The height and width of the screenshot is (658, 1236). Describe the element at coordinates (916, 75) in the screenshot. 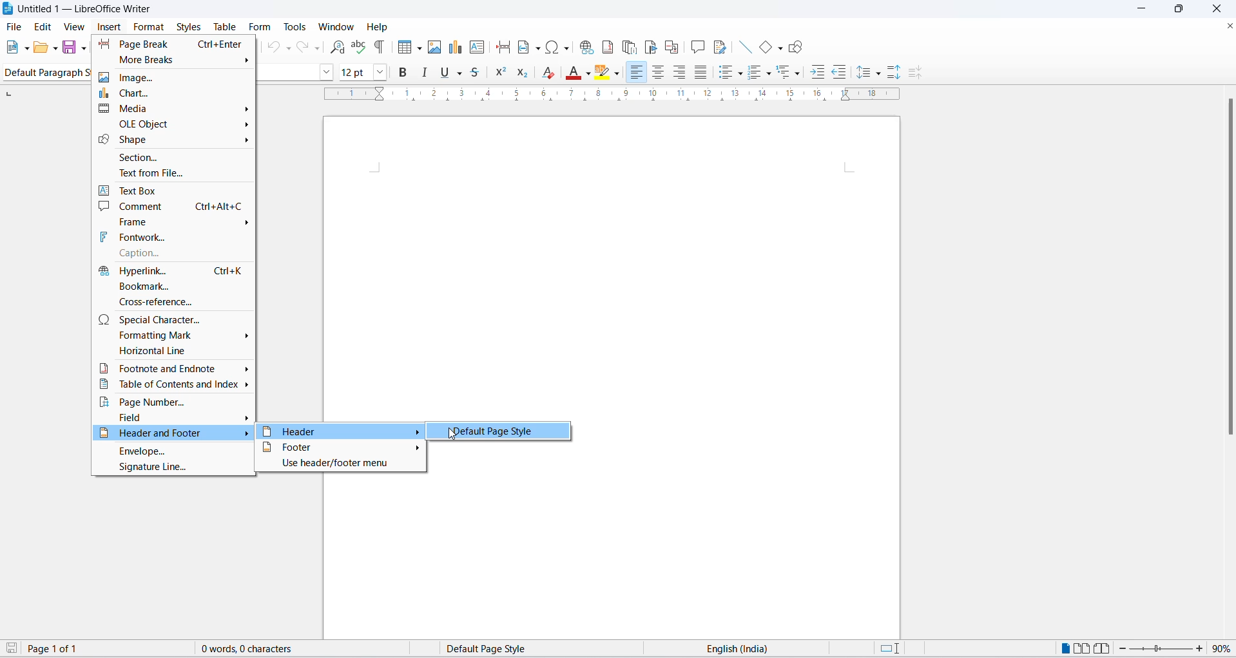

I see `decrease paragraph spacing` at that location.